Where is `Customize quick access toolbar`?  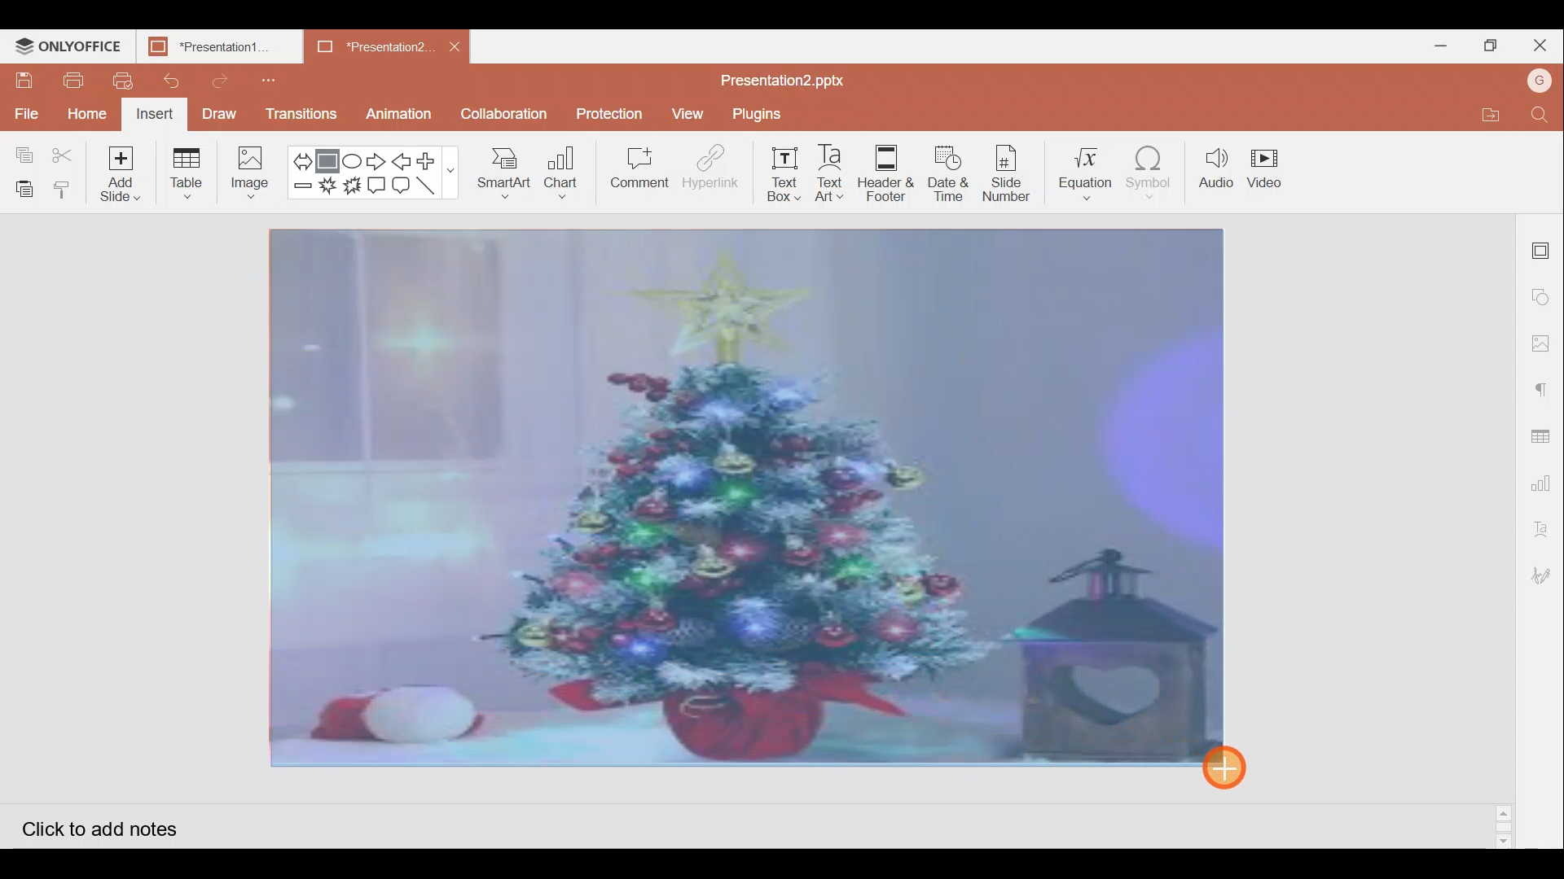 Customize quick access toolbar is located at coordinates (264, 77).